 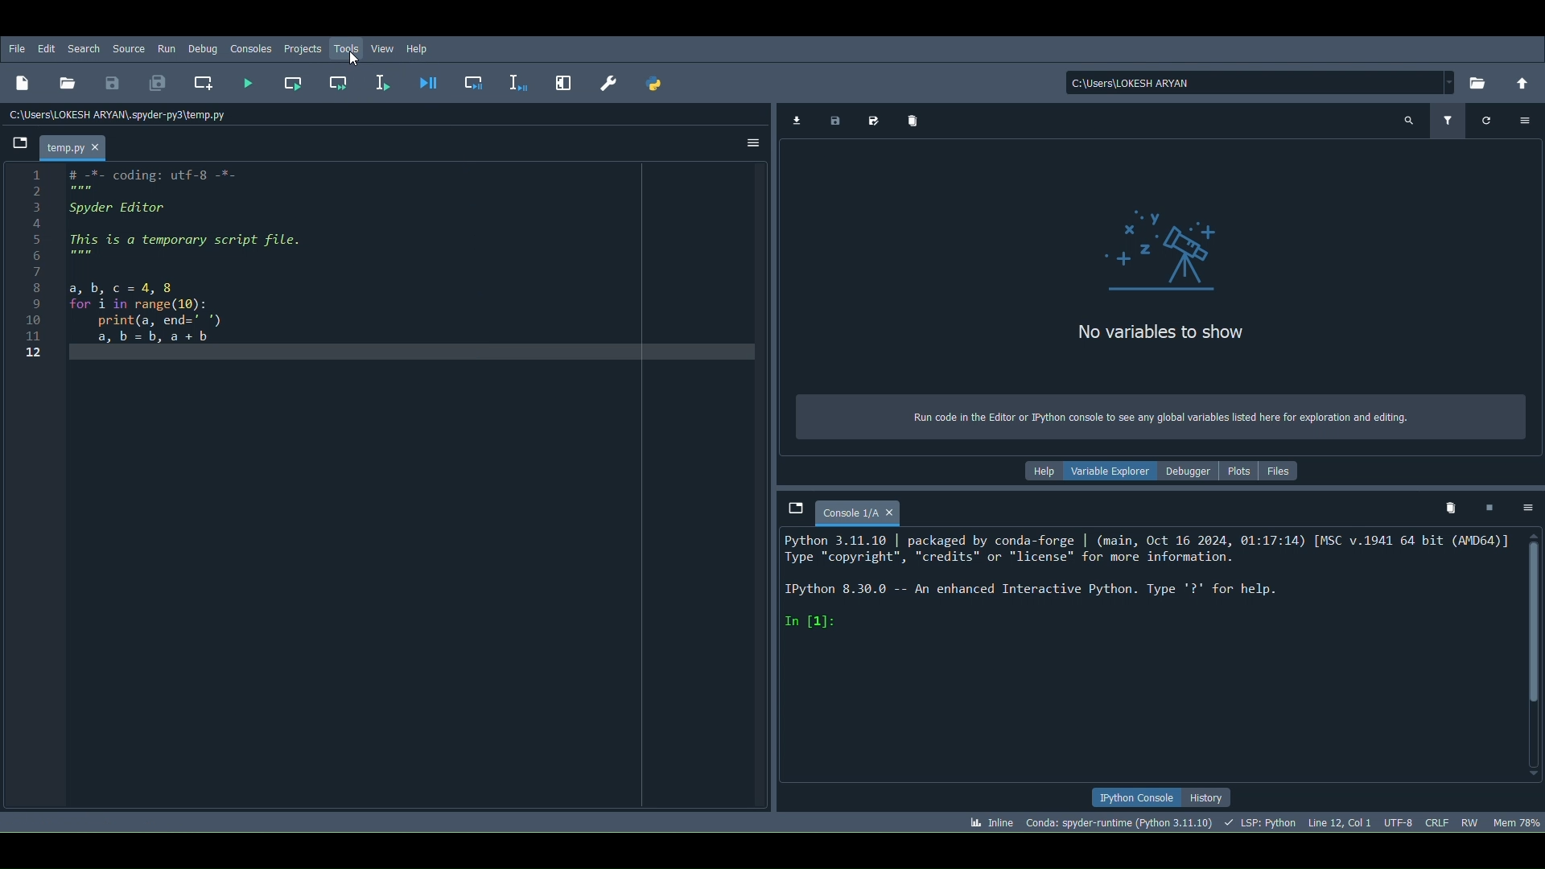 I want to click on Open file (Ctrl + O), so click(x=68, y=80).